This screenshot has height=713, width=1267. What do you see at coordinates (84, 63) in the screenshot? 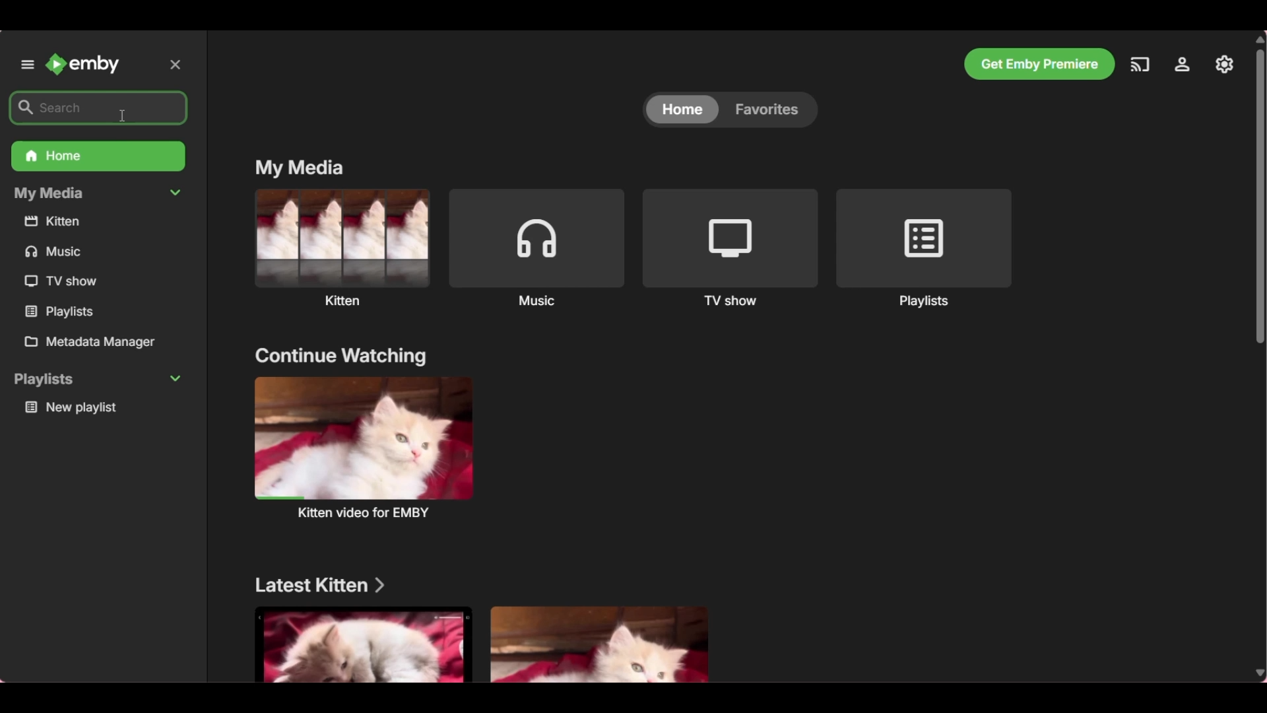
I see `Emby` at bounding box center [84, 63].